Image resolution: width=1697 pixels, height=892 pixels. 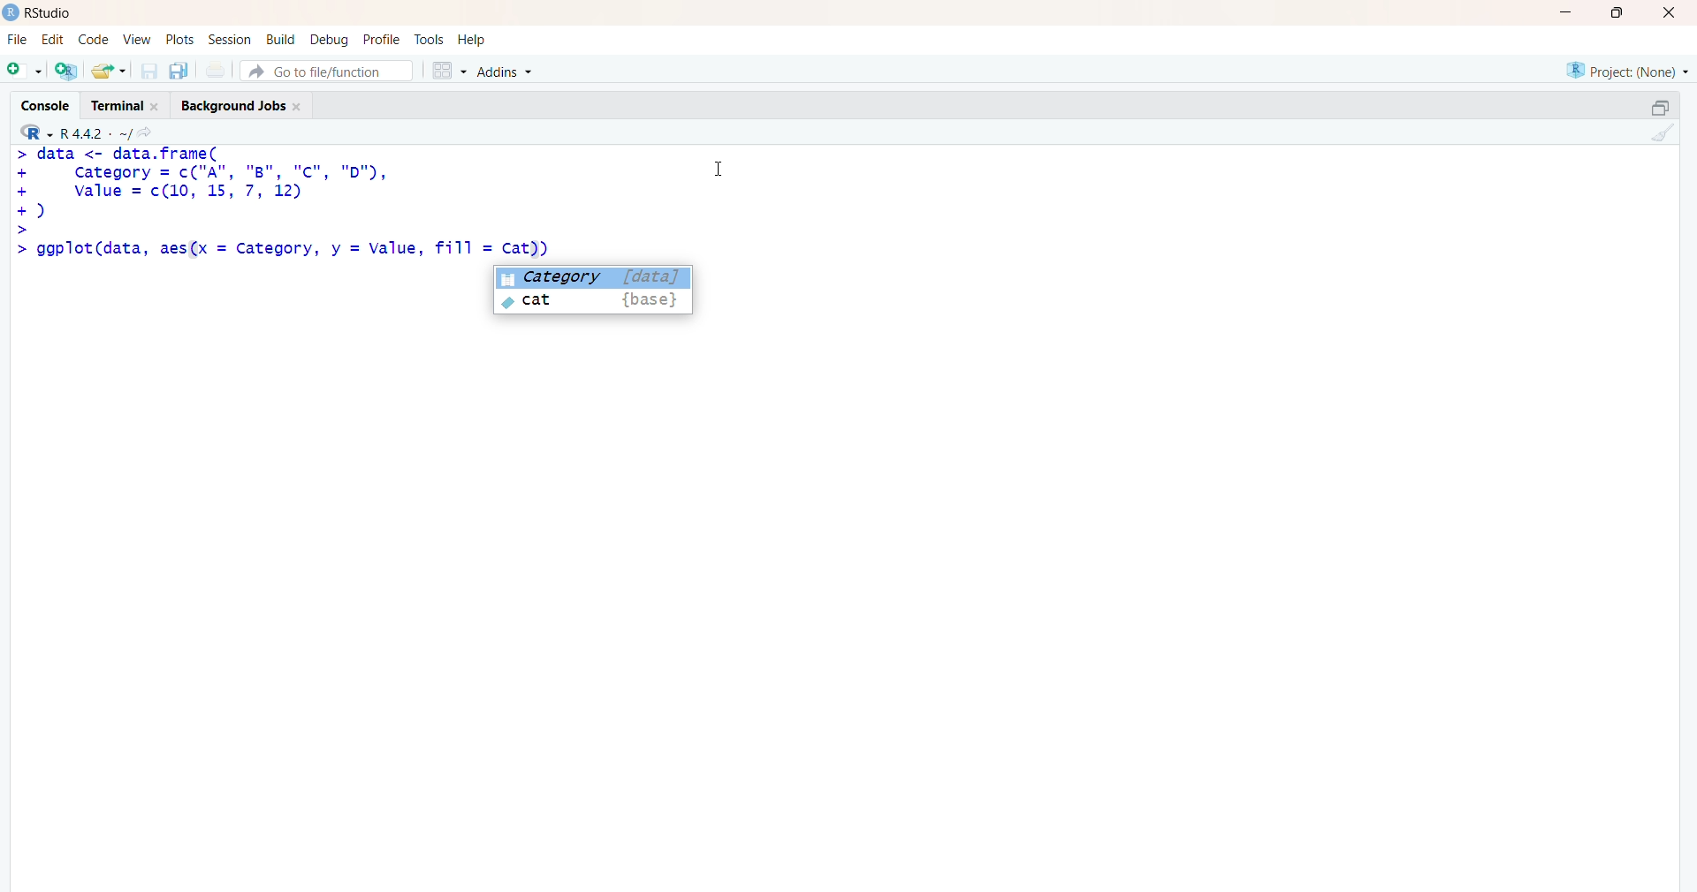 What do you see at coordinates (38, 132) in the screenshot?
I see `R language` at bounding box center [38, 132].